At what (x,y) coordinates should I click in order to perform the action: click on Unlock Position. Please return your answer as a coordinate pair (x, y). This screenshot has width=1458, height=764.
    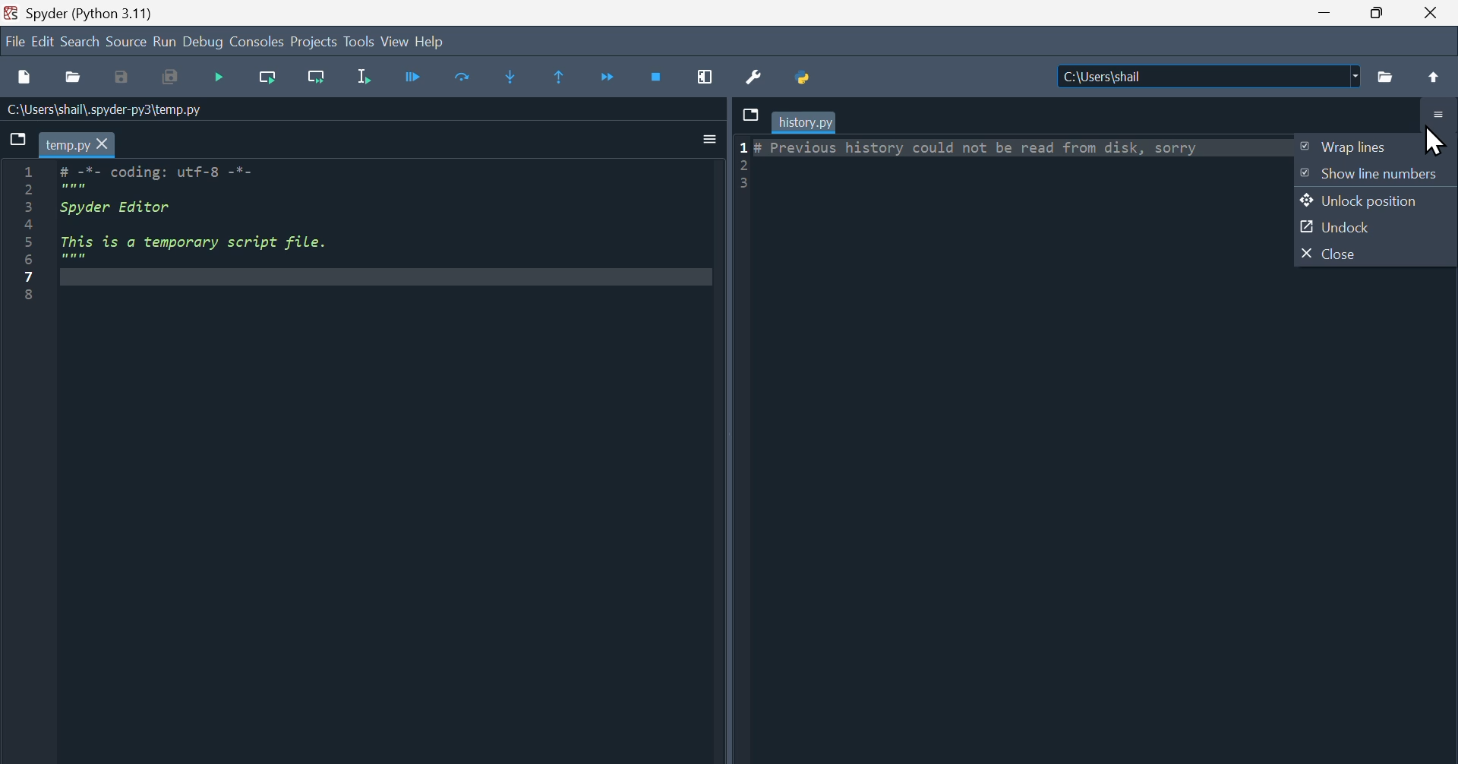
    Looking at the image, I should click on (1373, 199).